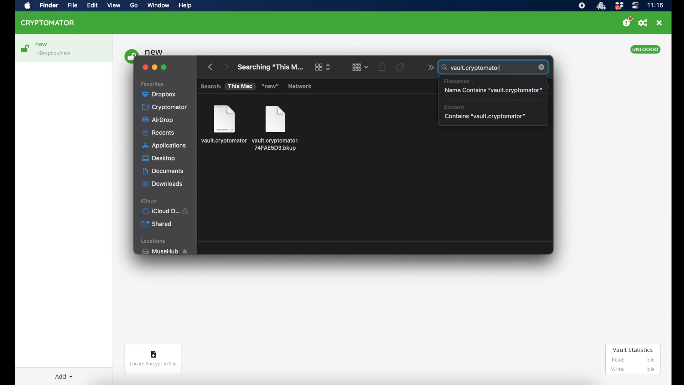 The image size is (684, 385). I want to click on iCloud, so click(166, 211).